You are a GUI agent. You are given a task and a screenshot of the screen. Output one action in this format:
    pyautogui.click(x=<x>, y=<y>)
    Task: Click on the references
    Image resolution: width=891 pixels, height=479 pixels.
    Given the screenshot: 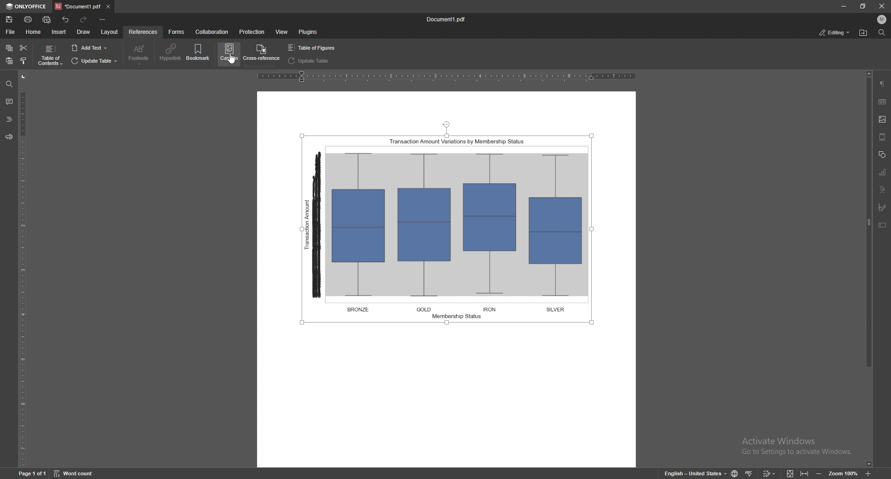 What is the action you would take?
    pyautogui.click(x=143, y=32)
    